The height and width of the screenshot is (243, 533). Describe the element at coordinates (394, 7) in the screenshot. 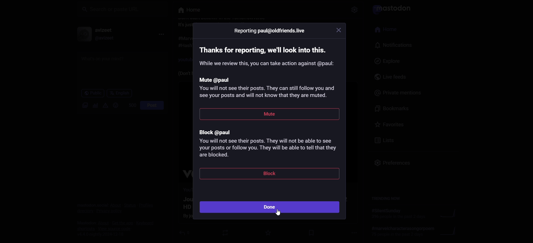

I see `it violates server rule` at that location.